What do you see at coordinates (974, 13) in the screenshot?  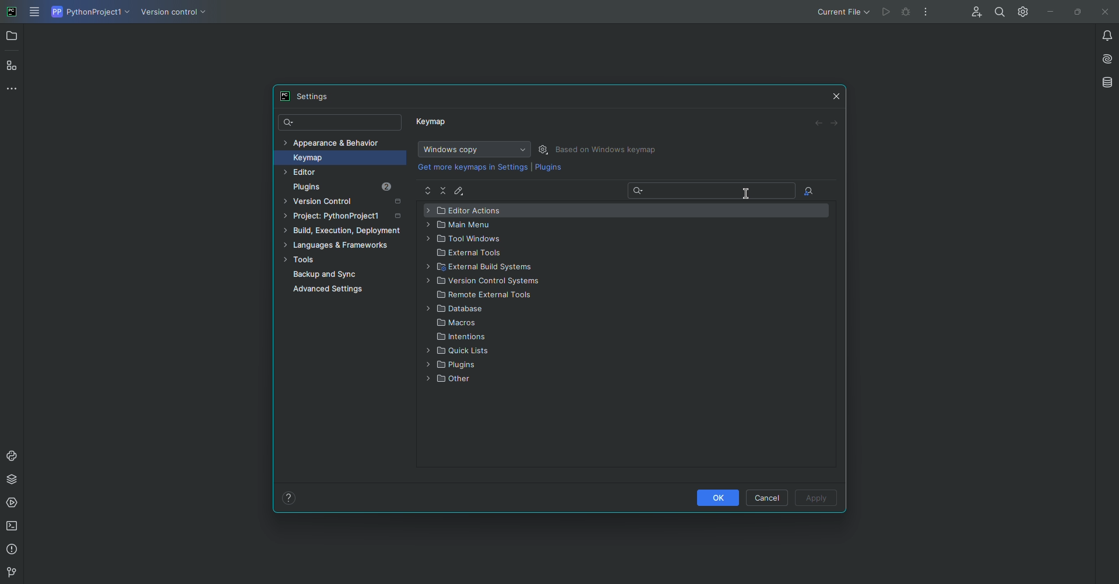 I see `Code with me` at bounding box center [974, 13].